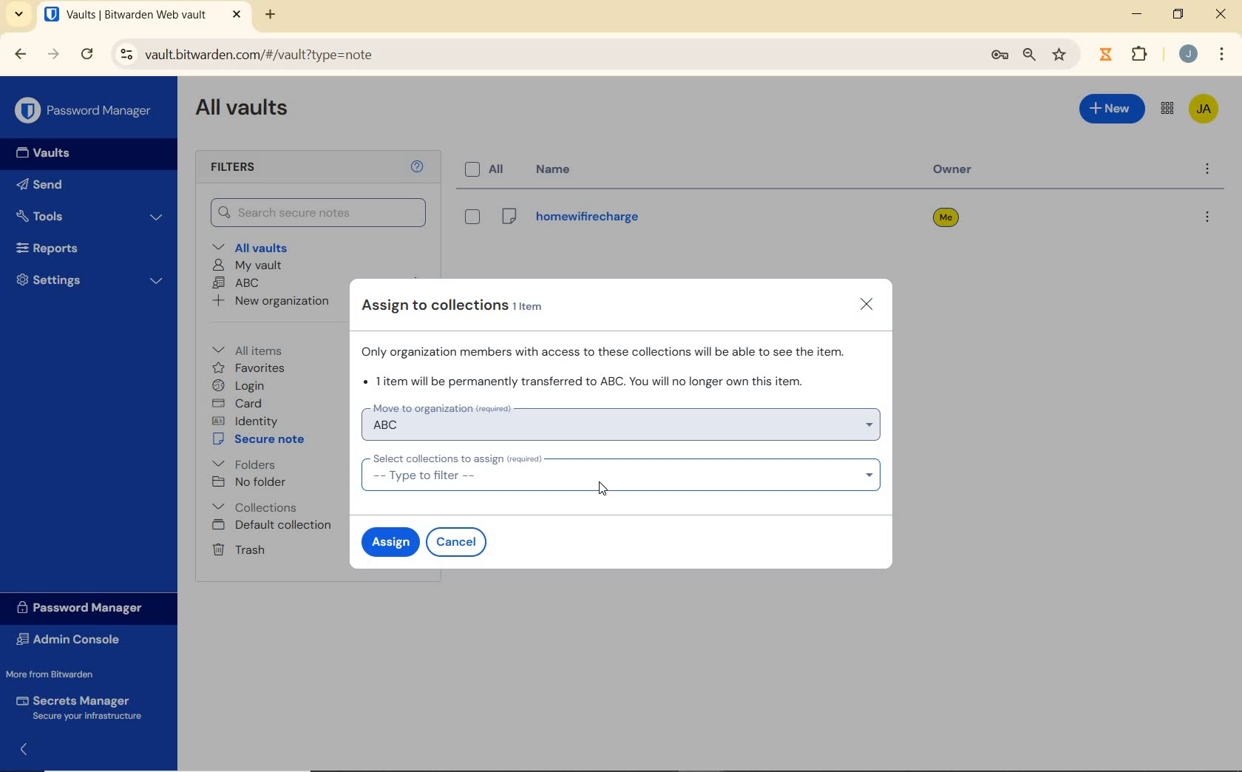 Image resolution: width=1242 pixels, height=772 pixels. Describe the element at coordinates (53, 54) in the screenshot. I see `forward` at that location.